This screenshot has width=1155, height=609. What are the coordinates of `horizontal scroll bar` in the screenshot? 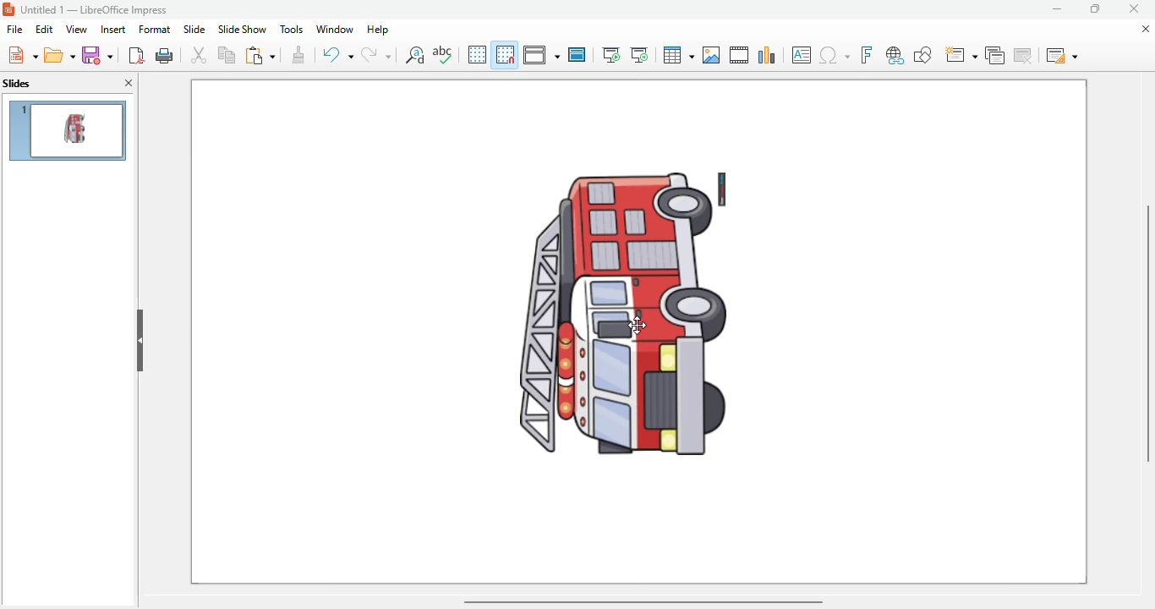 It's located at (644, 602).